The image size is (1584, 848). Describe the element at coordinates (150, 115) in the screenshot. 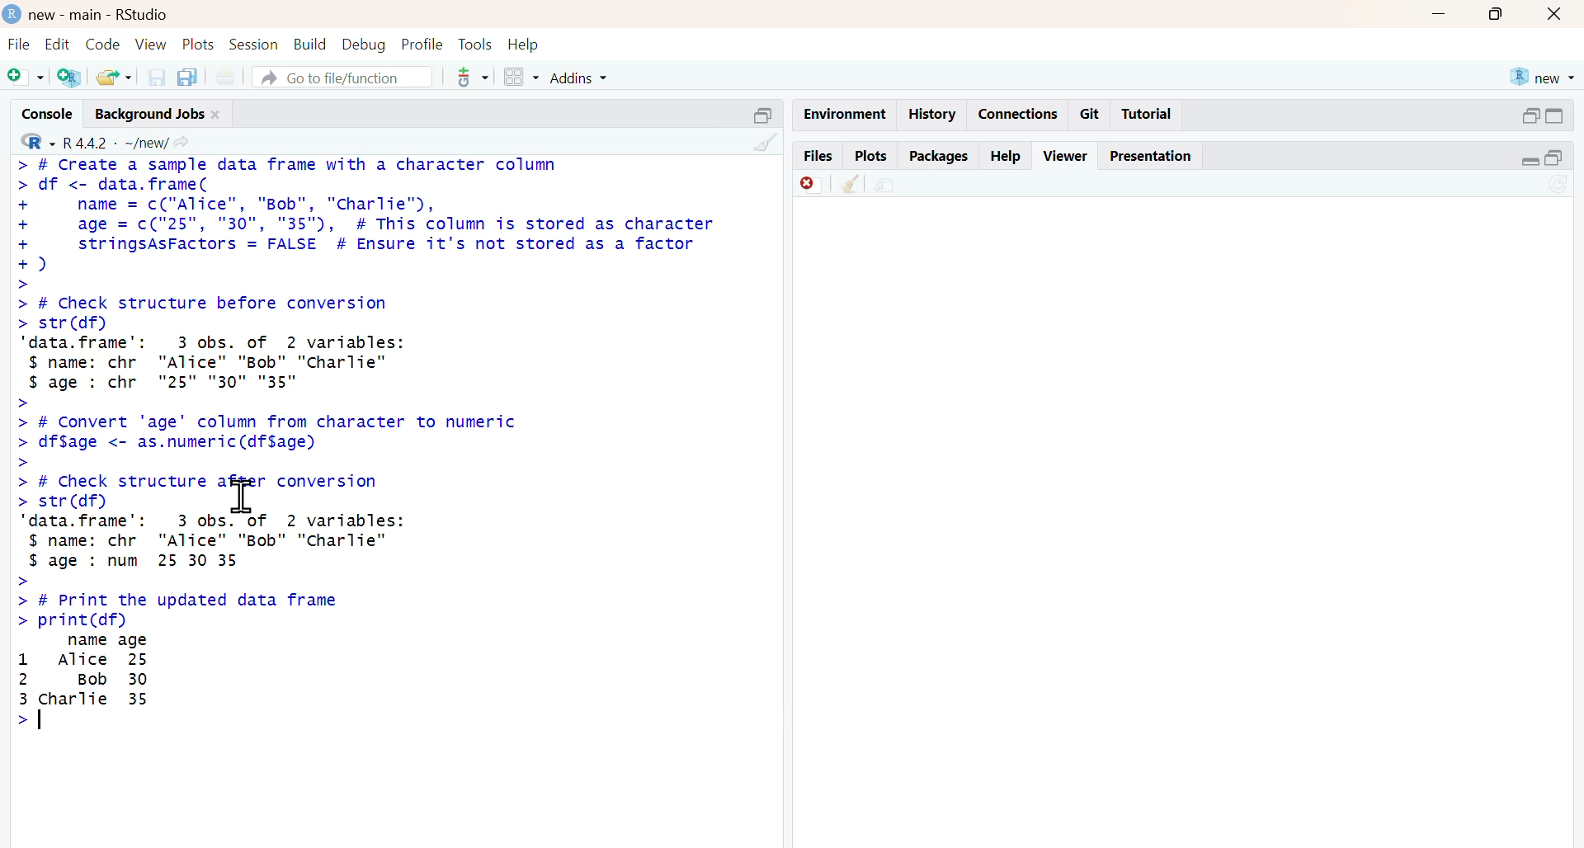

I see `background jobs` at that location.